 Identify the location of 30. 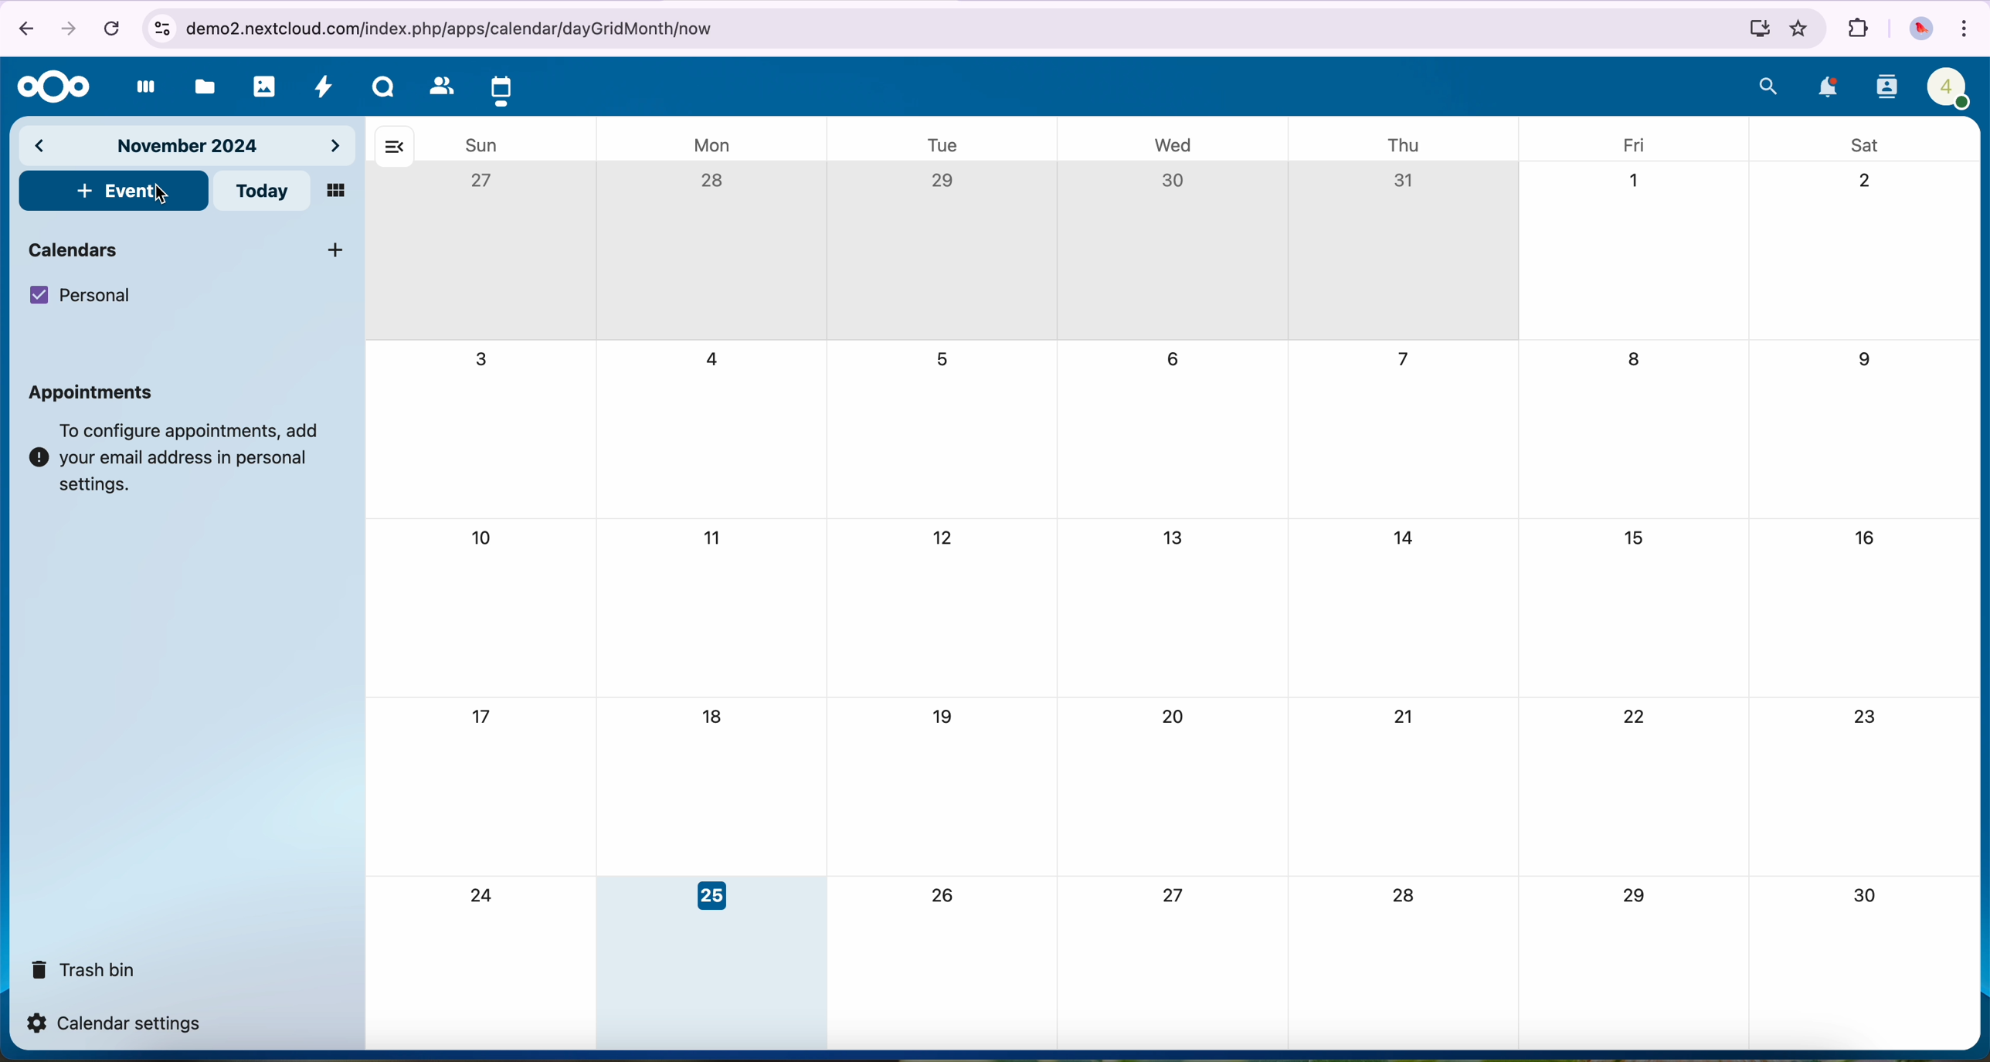
(1864, 896).